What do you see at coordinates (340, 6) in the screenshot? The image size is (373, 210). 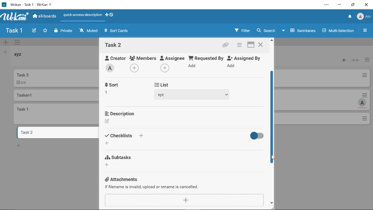 I see `Minimize` at bounding box center [340, 6].